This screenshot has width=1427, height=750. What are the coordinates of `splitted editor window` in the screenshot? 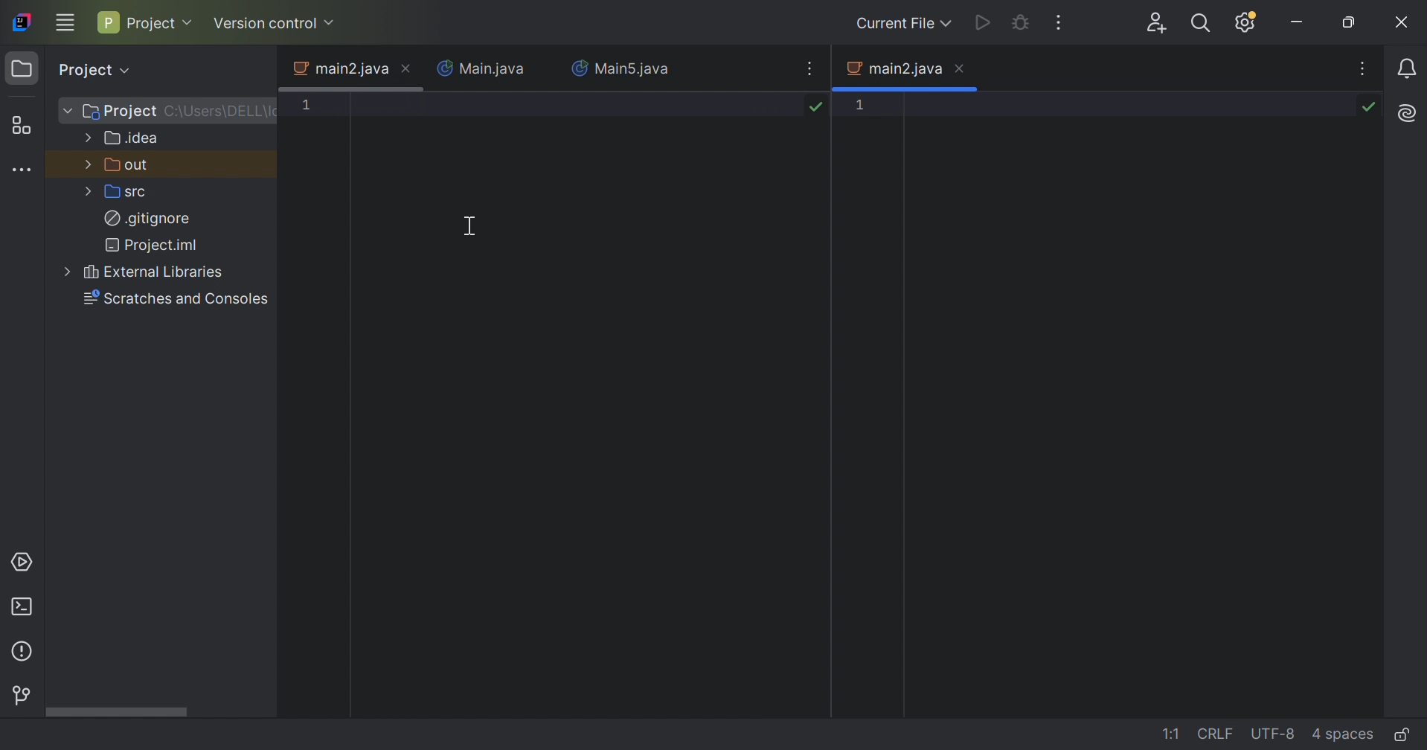 It's located at (1144, 419).